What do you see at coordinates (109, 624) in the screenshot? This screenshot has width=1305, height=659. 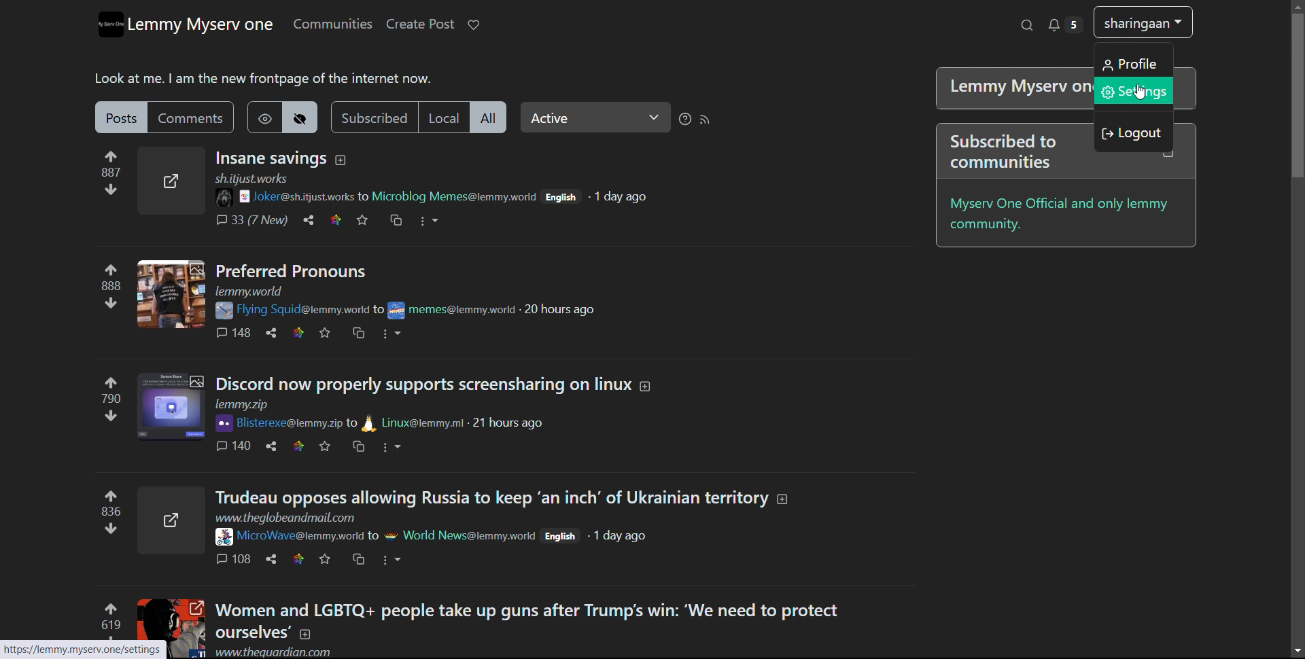 I see `upvote and downvotes` at bounding box center [109, 624].